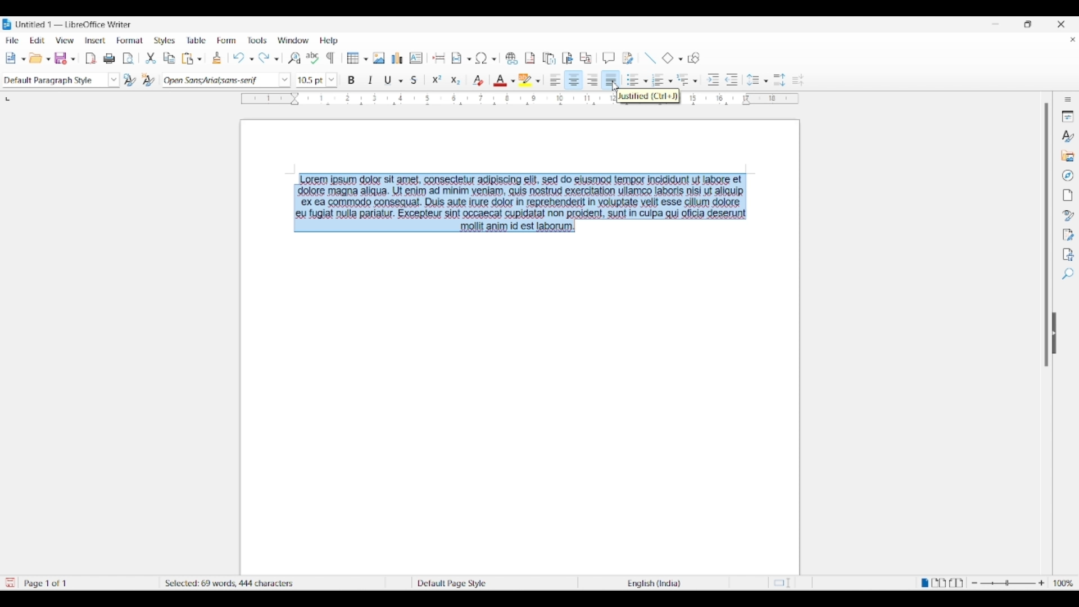  What do you see at coordinates (456, 81) in the screenshot?
I see `Subscript` at bounding box center [456, 81].